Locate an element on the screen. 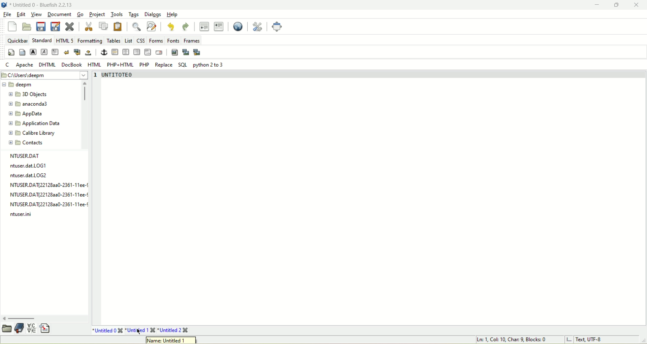 The image size is (647, 344). edit preferences is located at coordinates (258, 27).